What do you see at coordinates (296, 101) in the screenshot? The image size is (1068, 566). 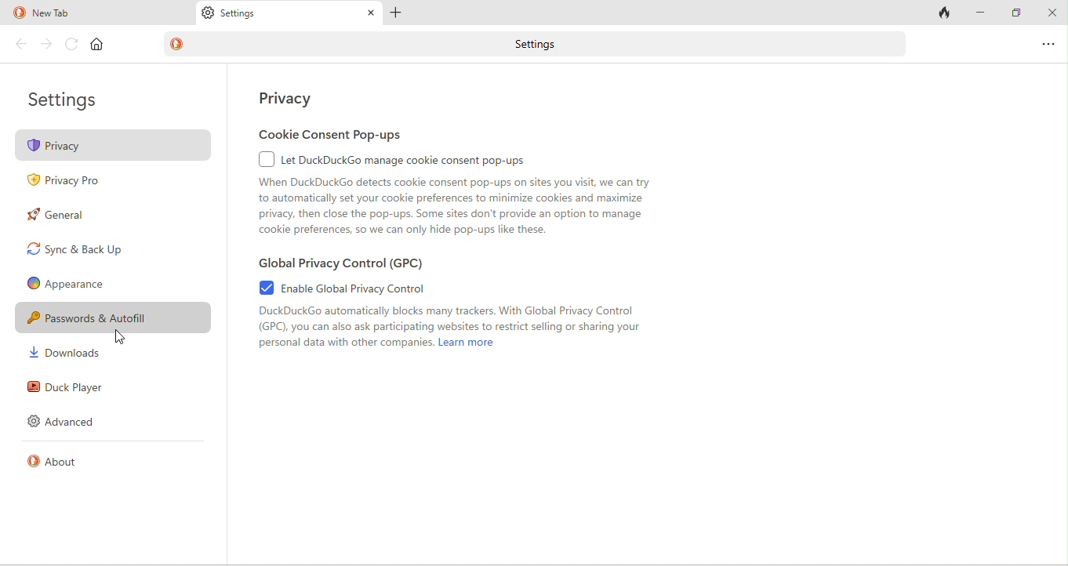 I see `privacy` at bounding box center [296, 101].